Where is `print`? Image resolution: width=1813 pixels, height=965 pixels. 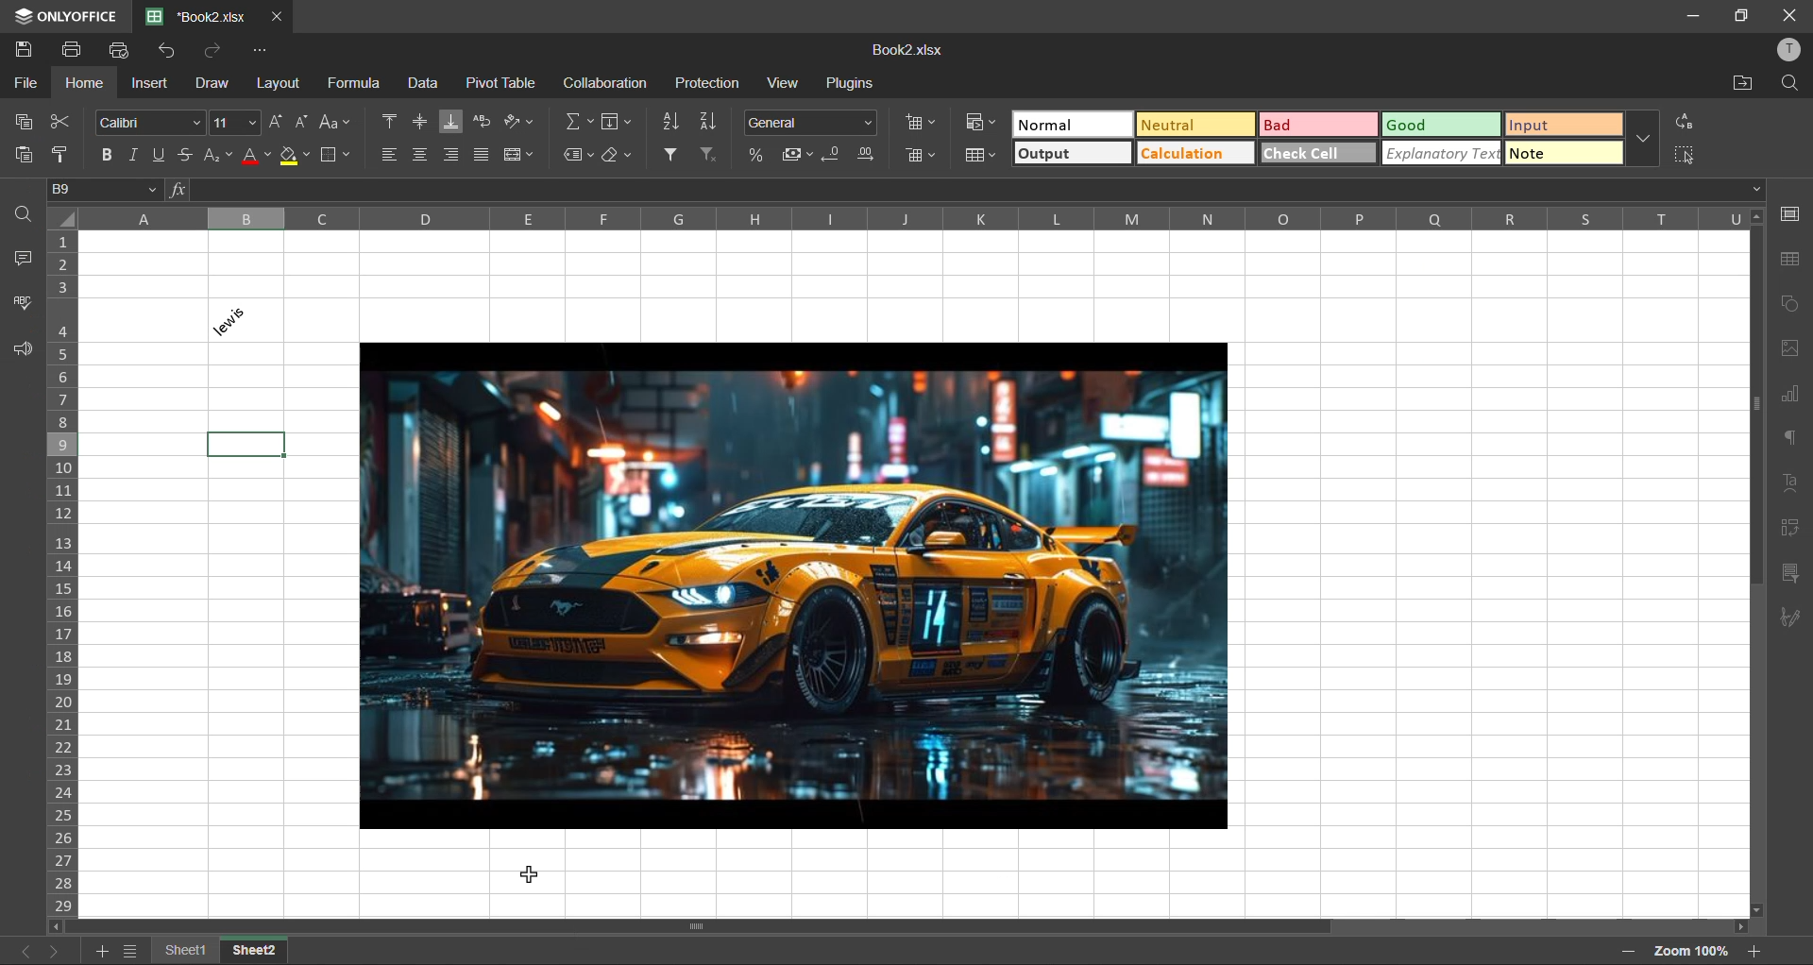 print is located at coordinates (76, 48).